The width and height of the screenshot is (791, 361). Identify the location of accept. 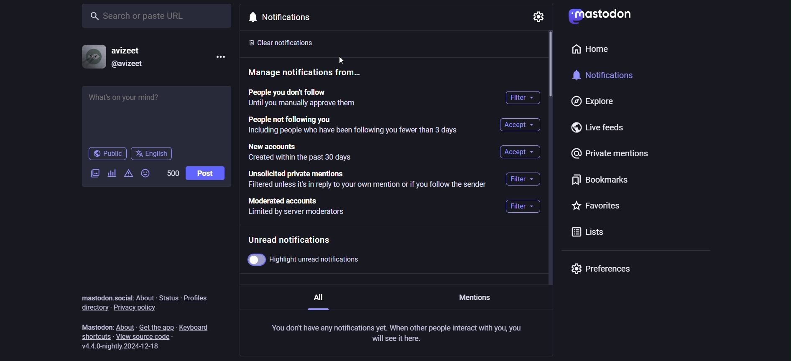
(519, 152).